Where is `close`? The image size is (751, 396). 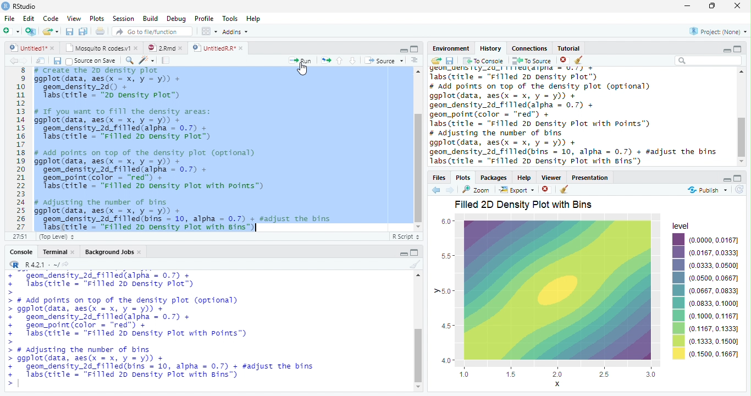
close is located at coordinates (564, 61).